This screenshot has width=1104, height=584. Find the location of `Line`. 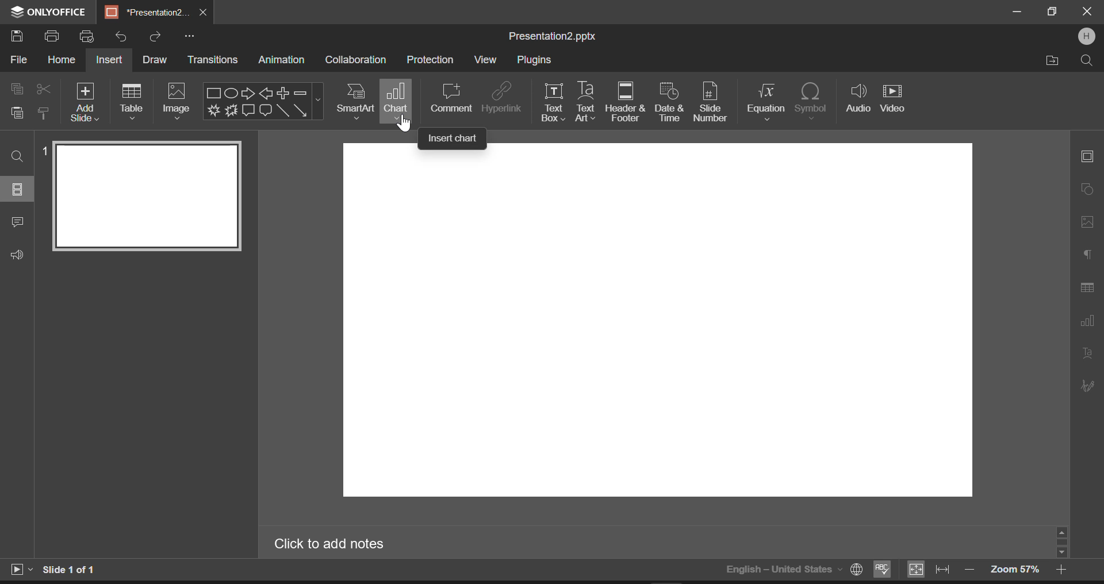

Line is located at coordinates (282, 111).